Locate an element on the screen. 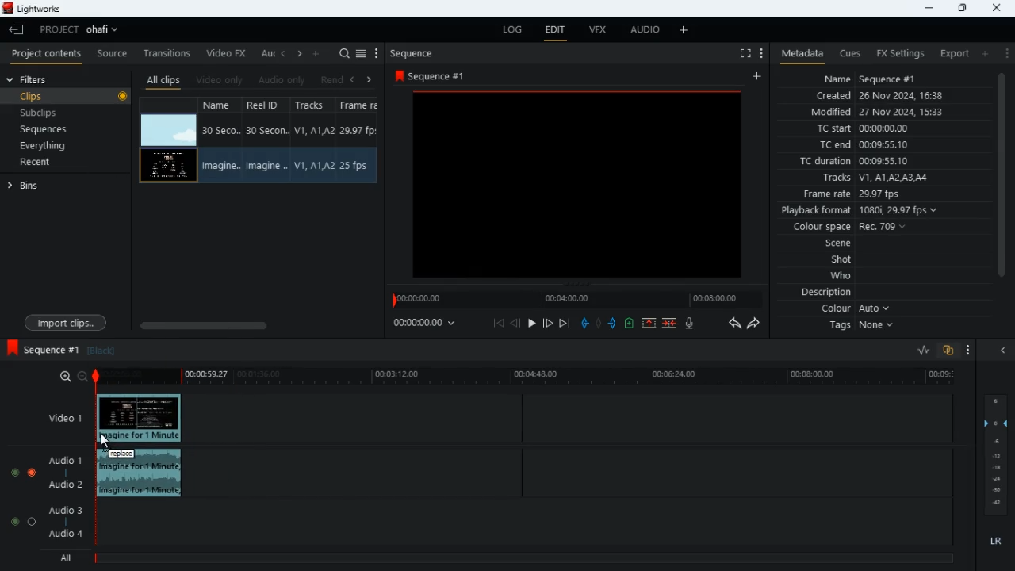  fps is located at coordinates (360, 106).